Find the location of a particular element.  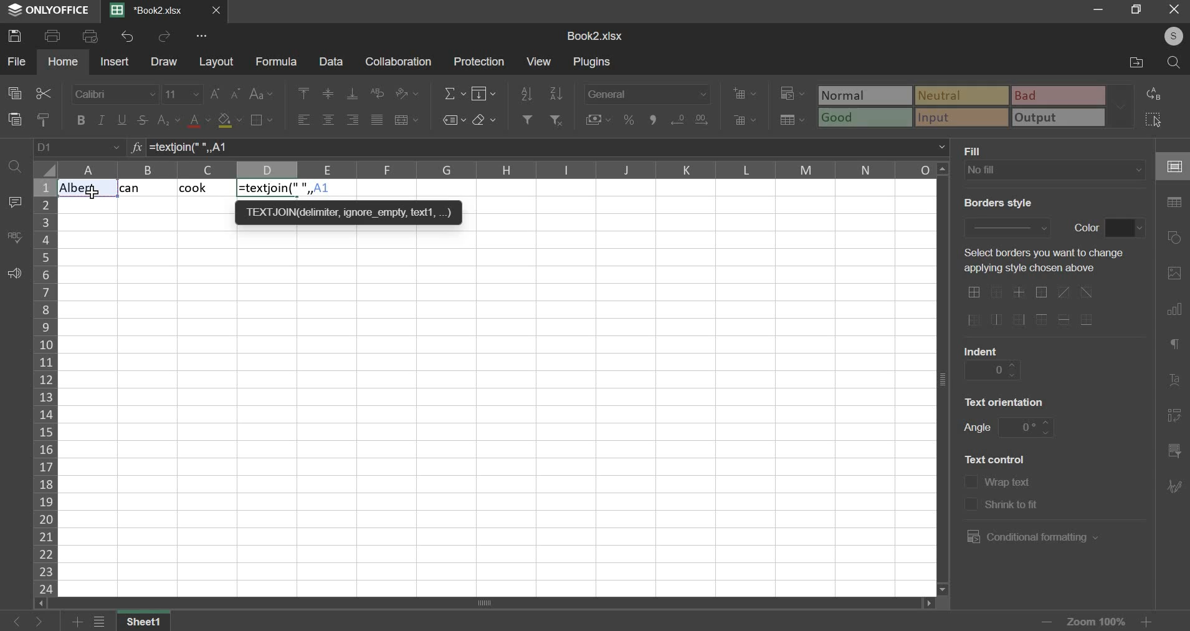

draw is located at coordinates (164, 62).